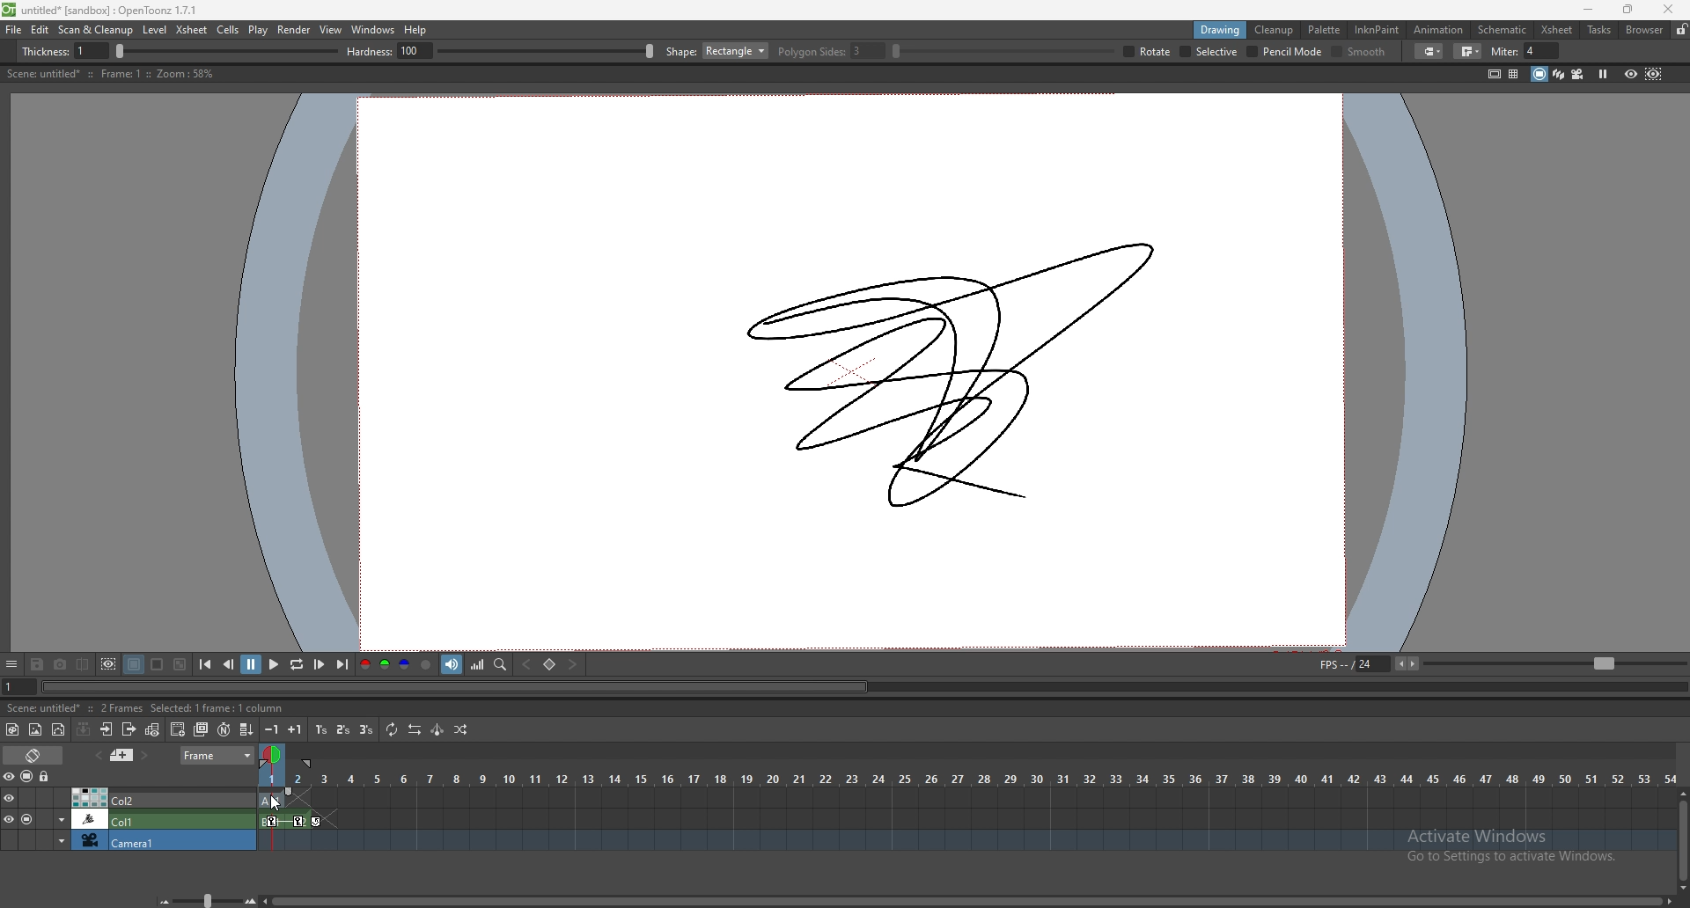  What do you see at coordinates (1628, 11) in the screenshot?
I see `resize` at bounding box center [1628, 11].